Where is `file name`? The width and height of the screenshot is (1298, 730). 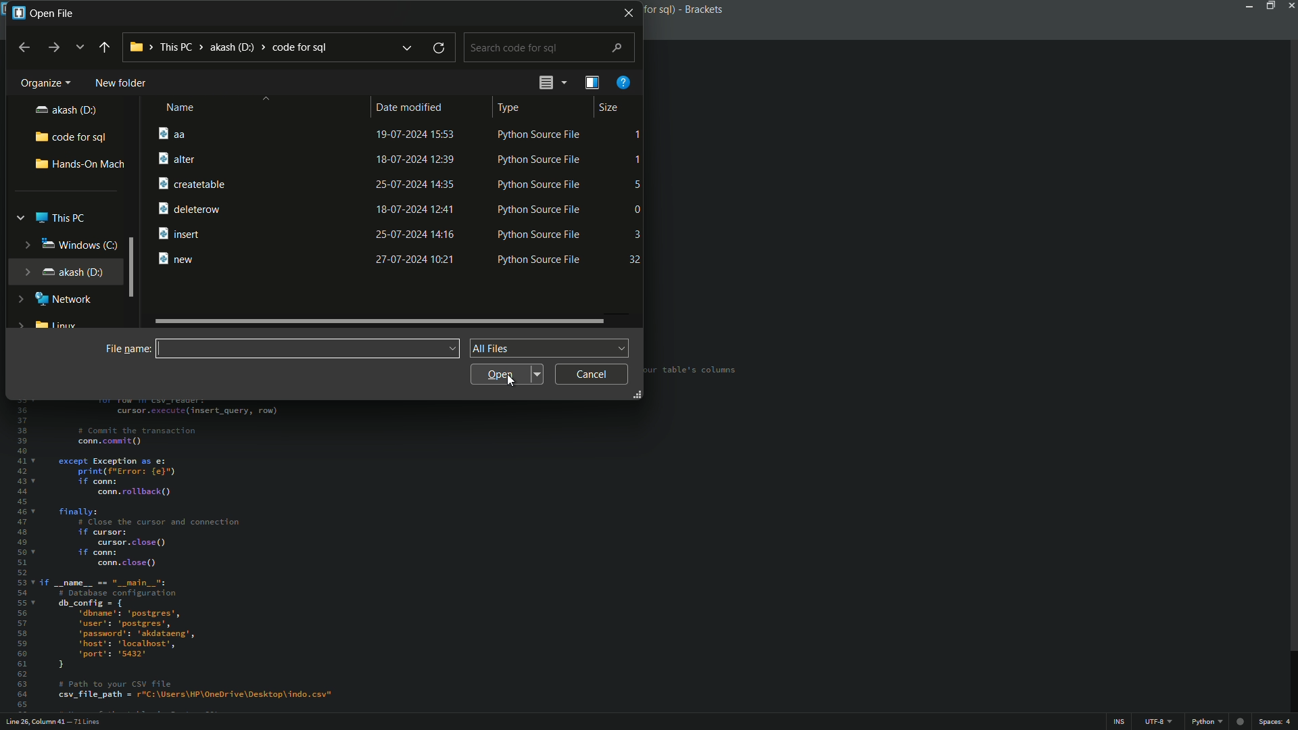
file name is located at coordinates (126, 349).